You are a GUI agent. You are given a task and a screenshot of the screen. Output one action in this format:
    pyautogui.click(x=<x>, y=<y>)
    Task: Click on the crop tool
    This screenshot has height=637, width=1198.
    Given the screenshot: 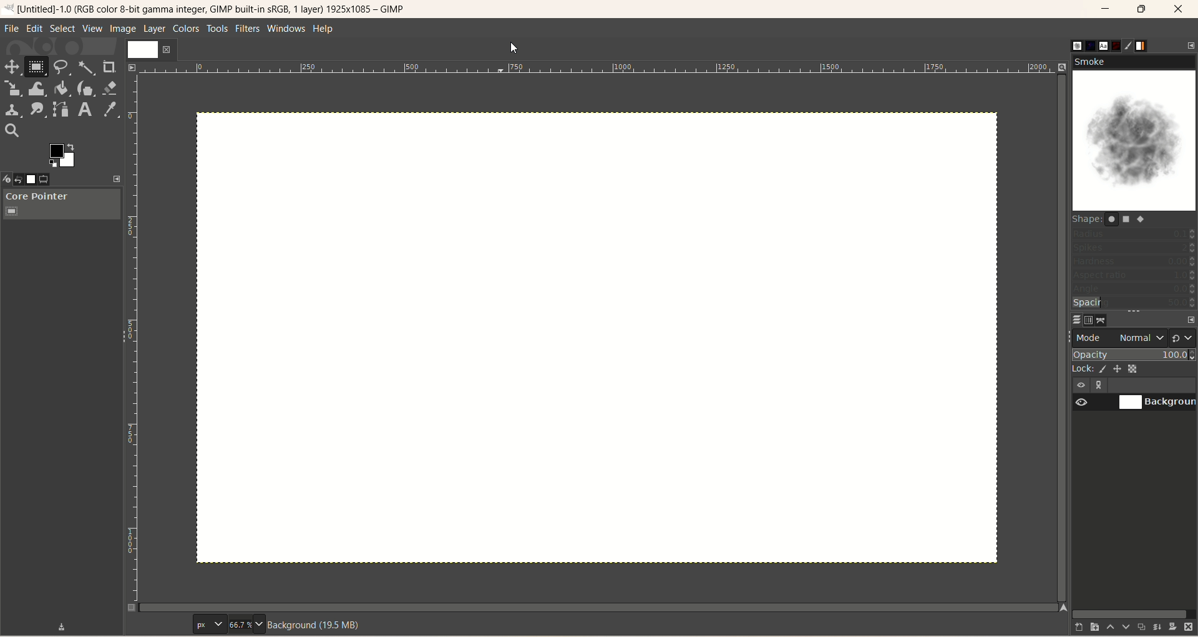 What is the action you would take?
    pyautogui.click(x=108, y=65)
    